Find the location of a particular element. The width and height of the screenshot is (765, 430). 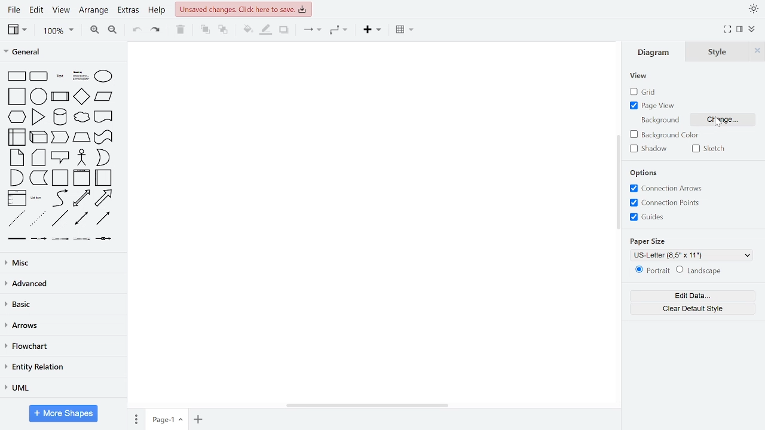

general shapes is located at coordinates (17, 136).